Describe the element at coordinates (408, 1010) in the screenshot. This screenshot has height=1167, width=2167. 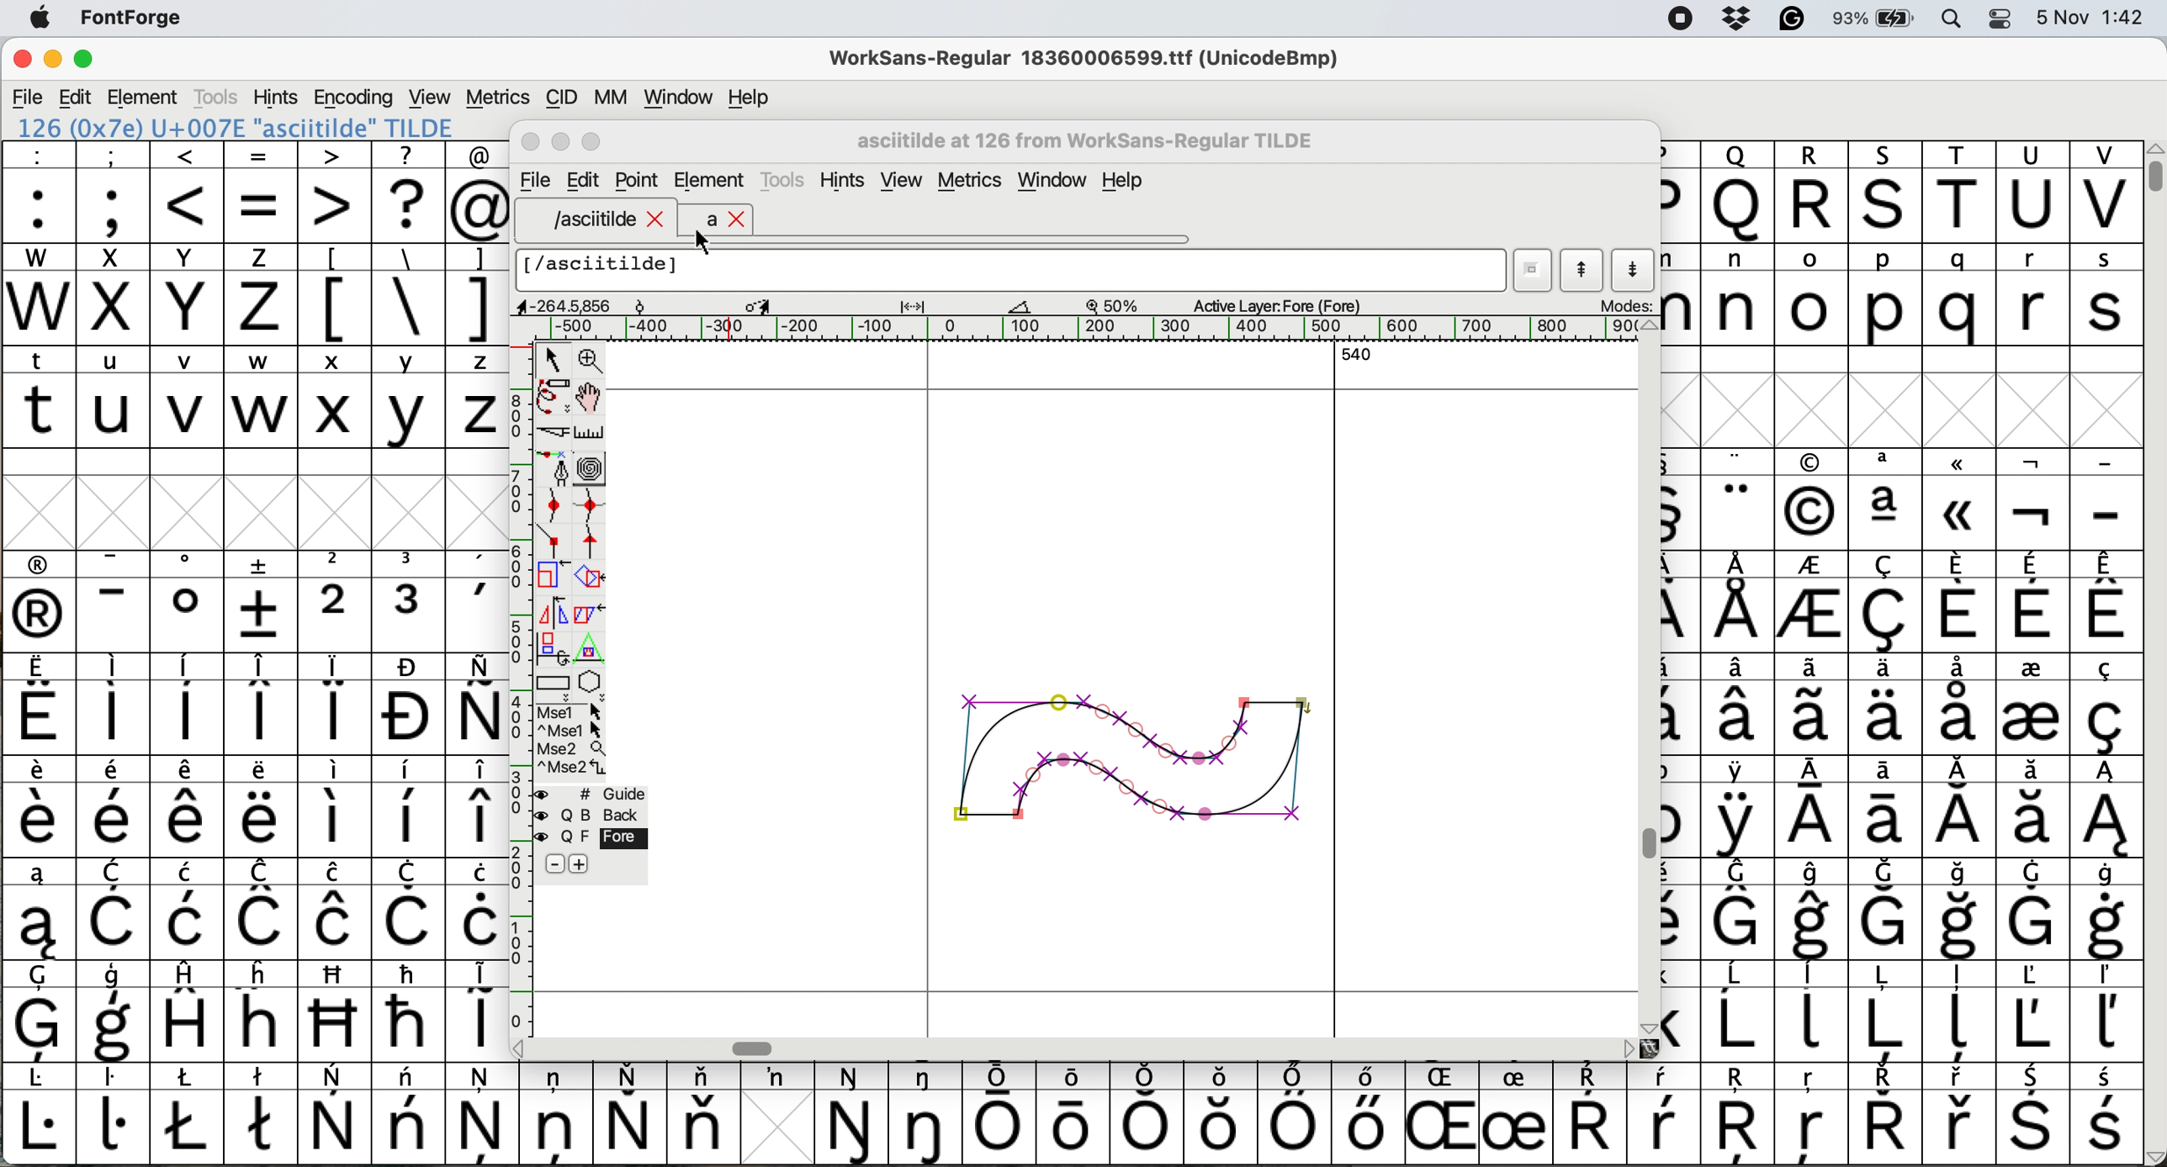
I see `symbol` at that location.